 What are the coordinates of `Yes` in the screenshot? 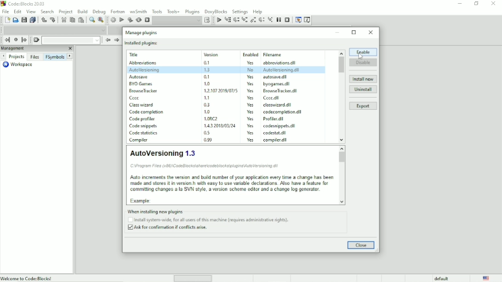 It's located at (251, 105).